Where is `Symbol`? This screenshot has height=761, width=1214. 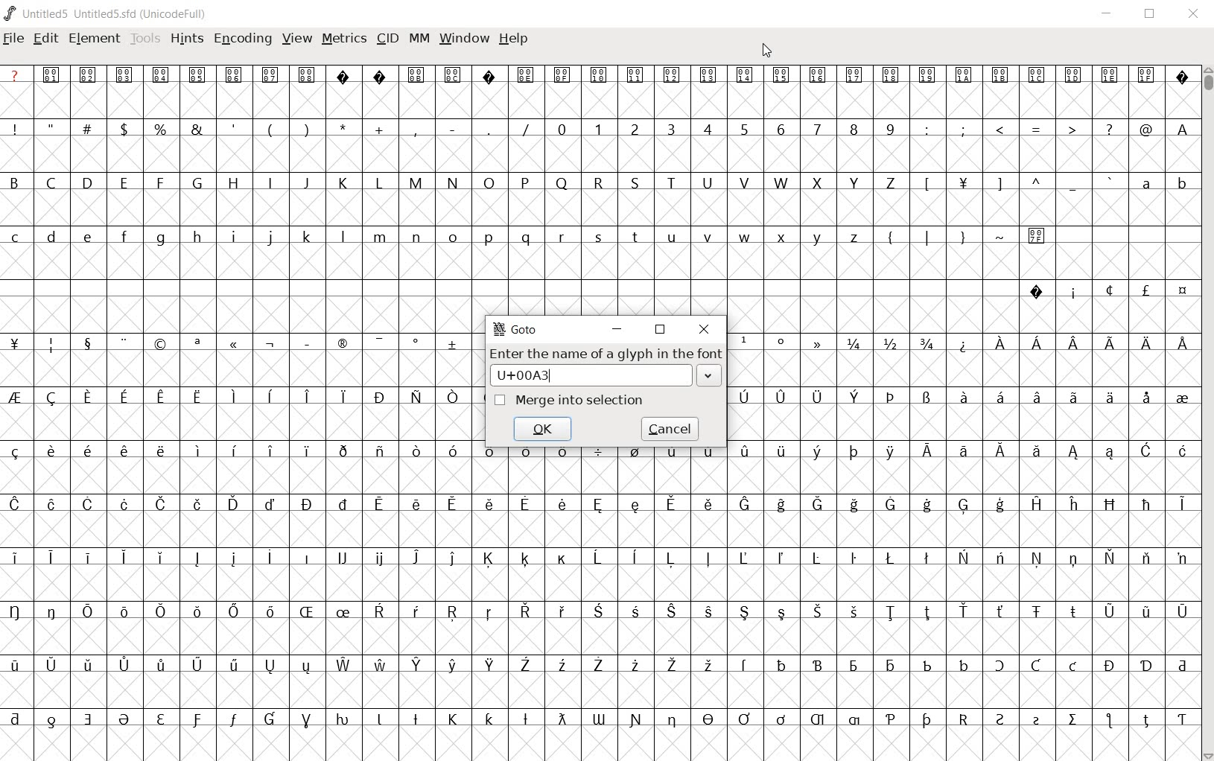
Symbol is located at coordinates (88, 719).